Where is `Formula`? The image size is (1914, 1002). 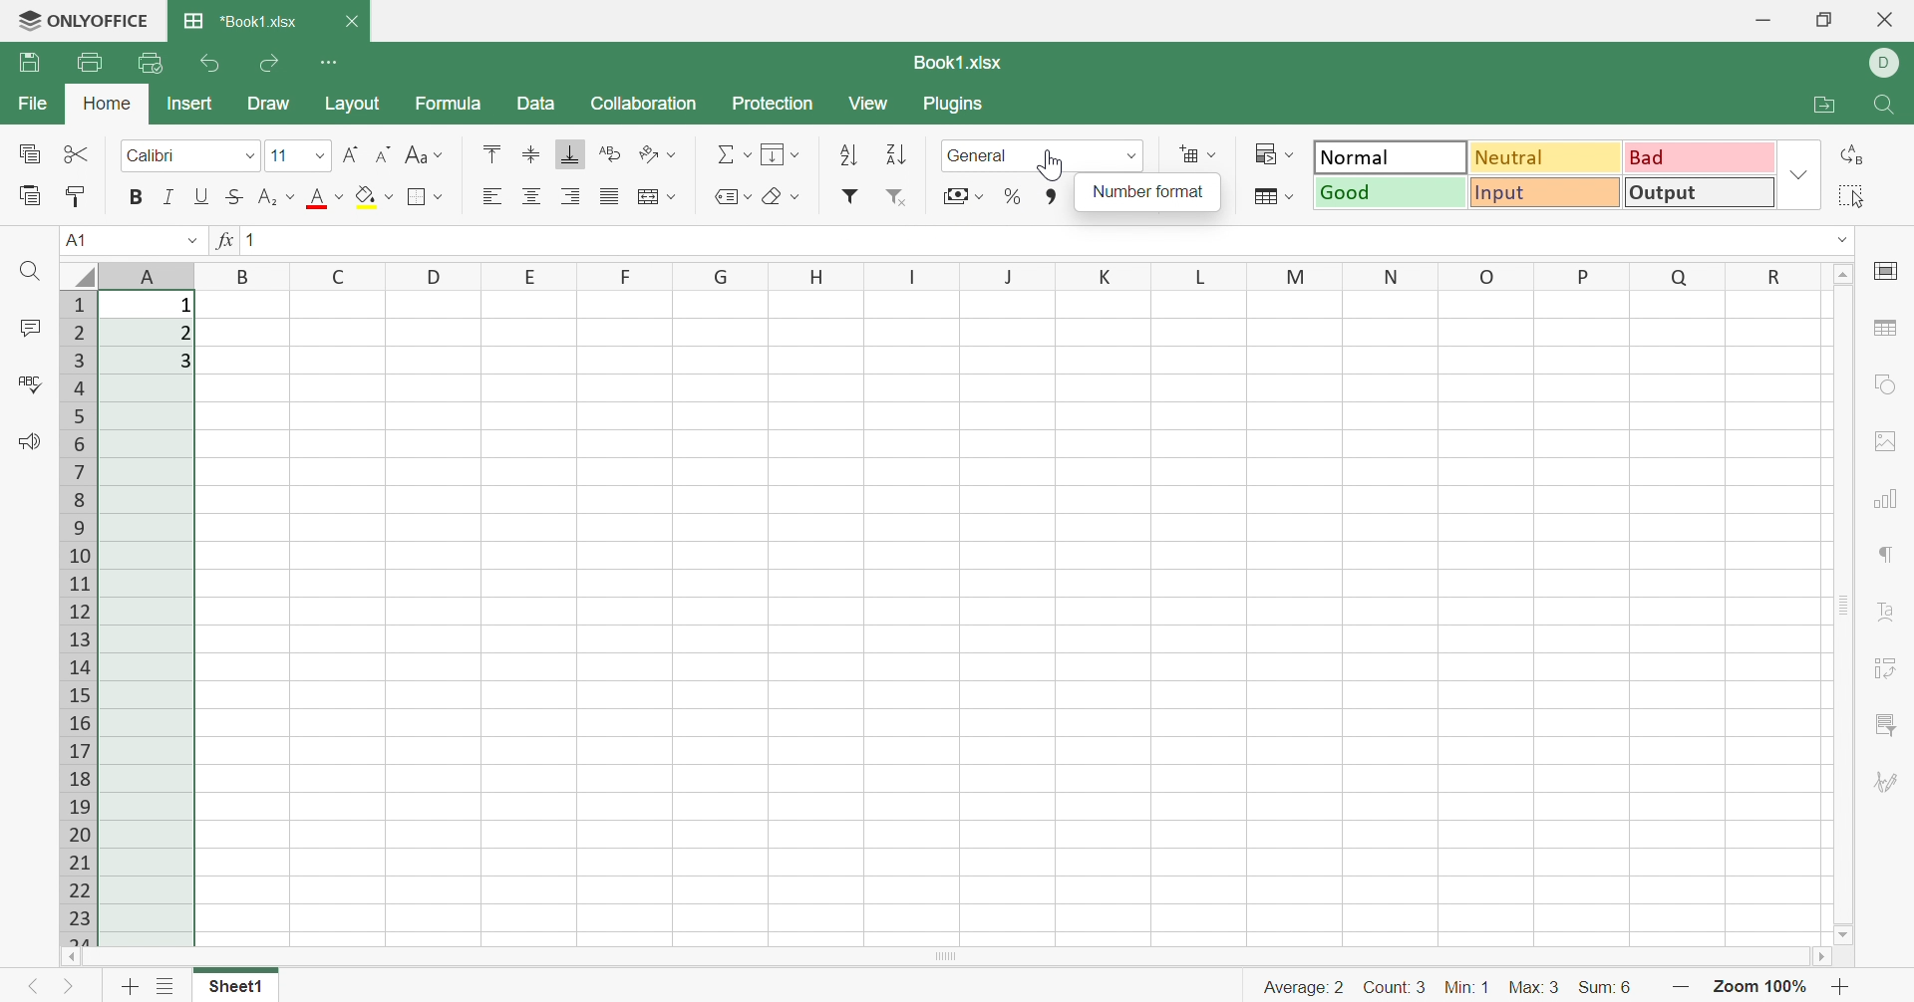 Formula is located at coordinates (449, 103).